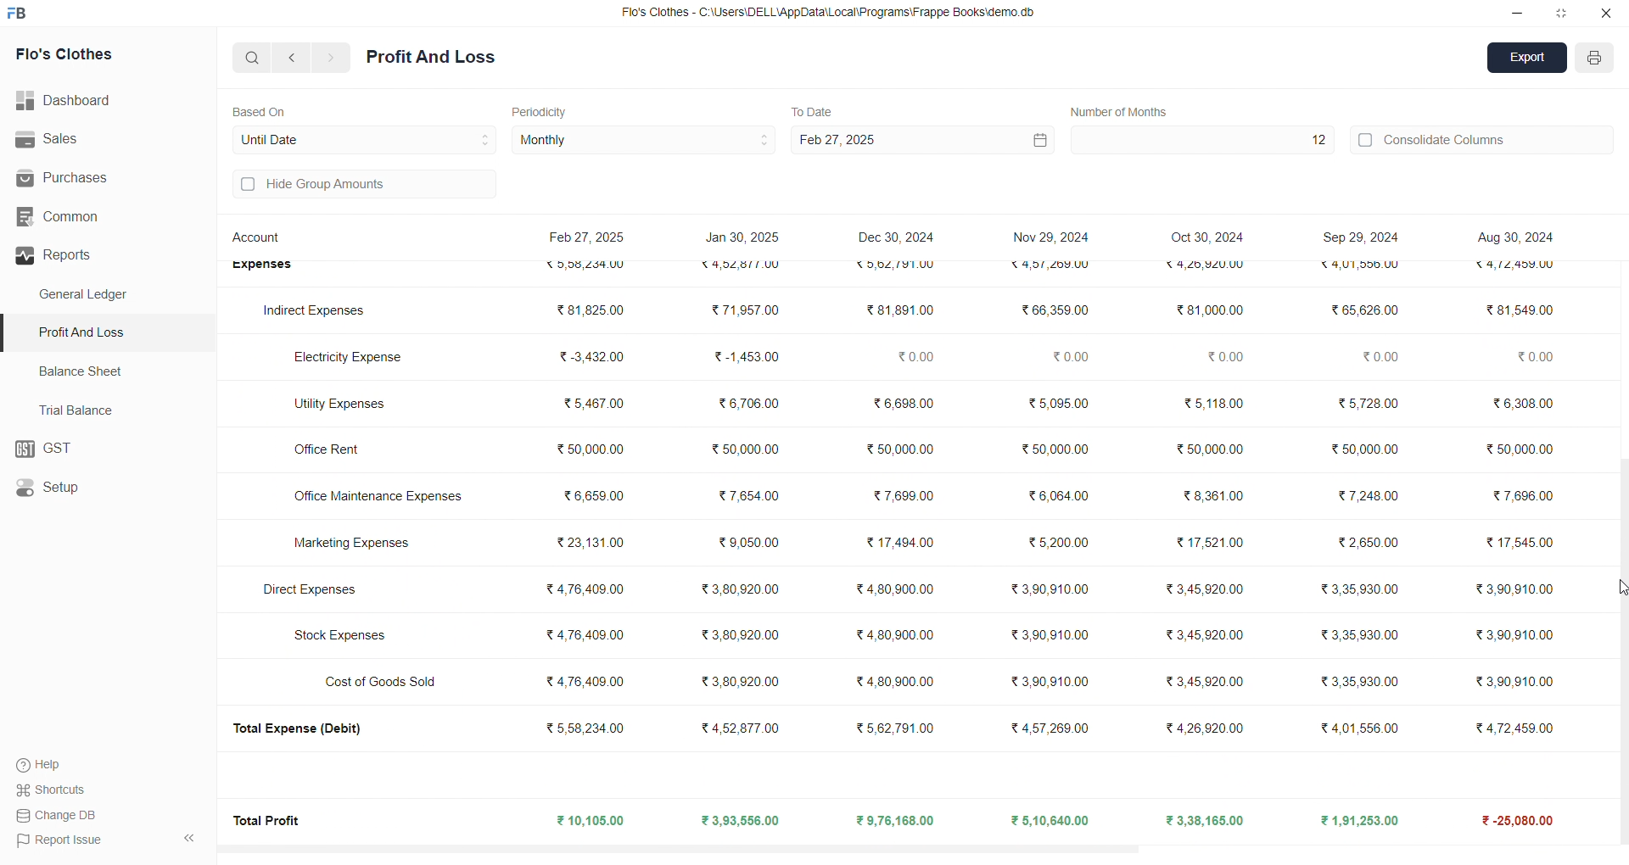 The image size is (1629, 865). What do you see at coordinates (591, 265) in the screenshot?
I see `₹5,58,234.00` at bounding box center [591, 265].